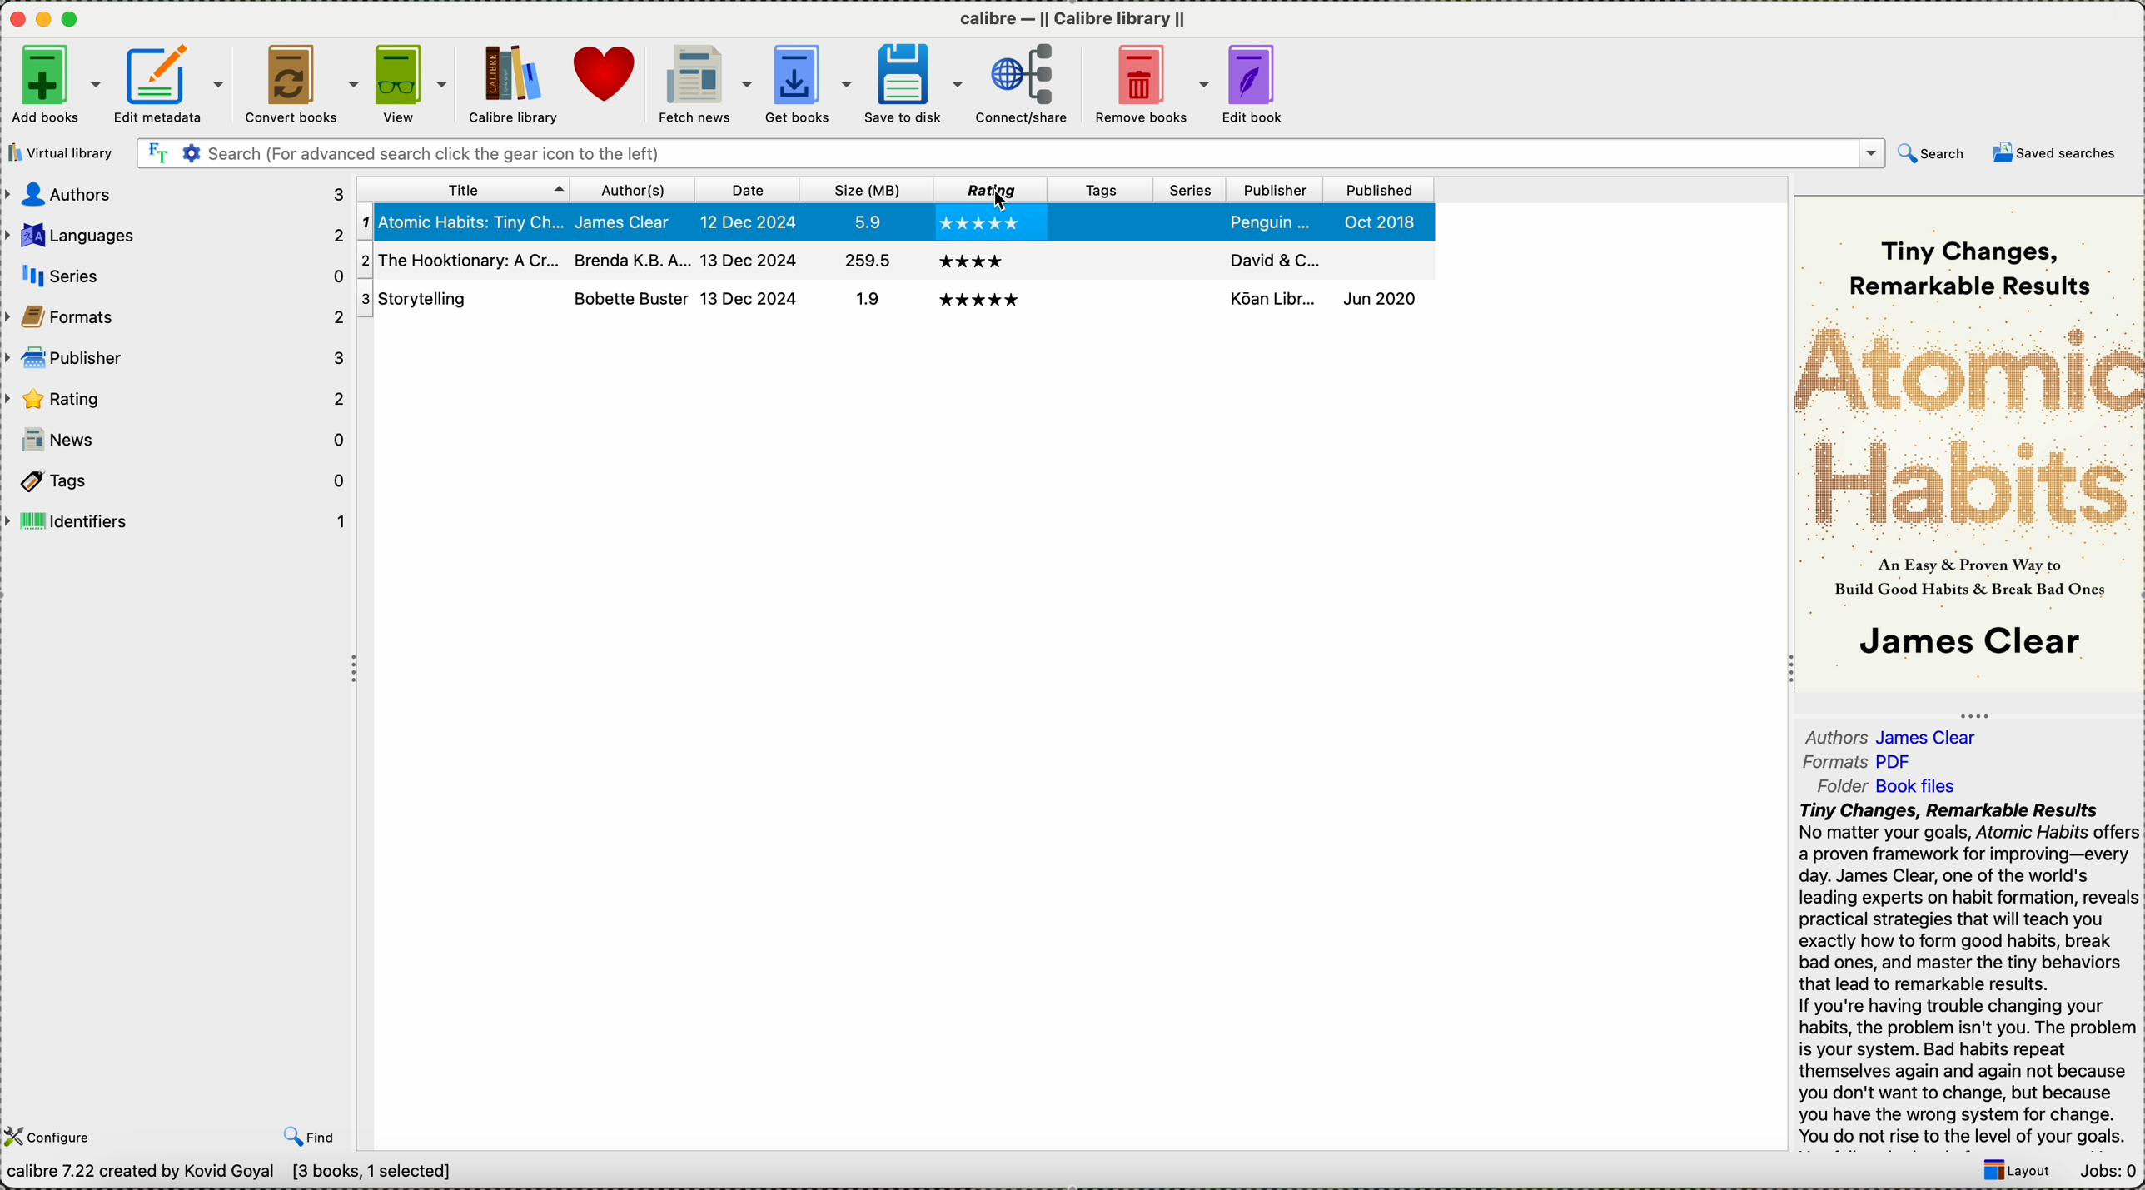  I want to click on saved searches, so click(2060, 154).